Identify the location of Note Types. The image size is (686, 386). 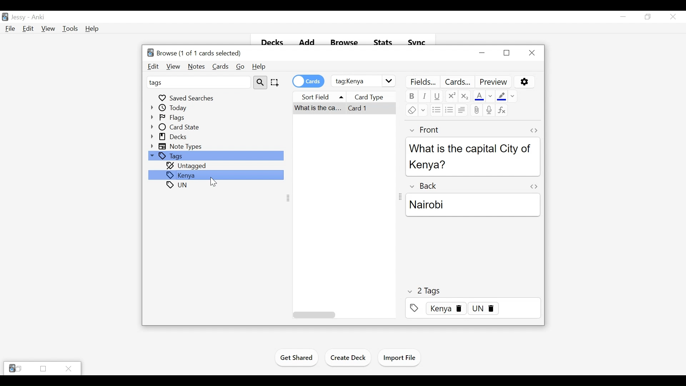
(178, 146).